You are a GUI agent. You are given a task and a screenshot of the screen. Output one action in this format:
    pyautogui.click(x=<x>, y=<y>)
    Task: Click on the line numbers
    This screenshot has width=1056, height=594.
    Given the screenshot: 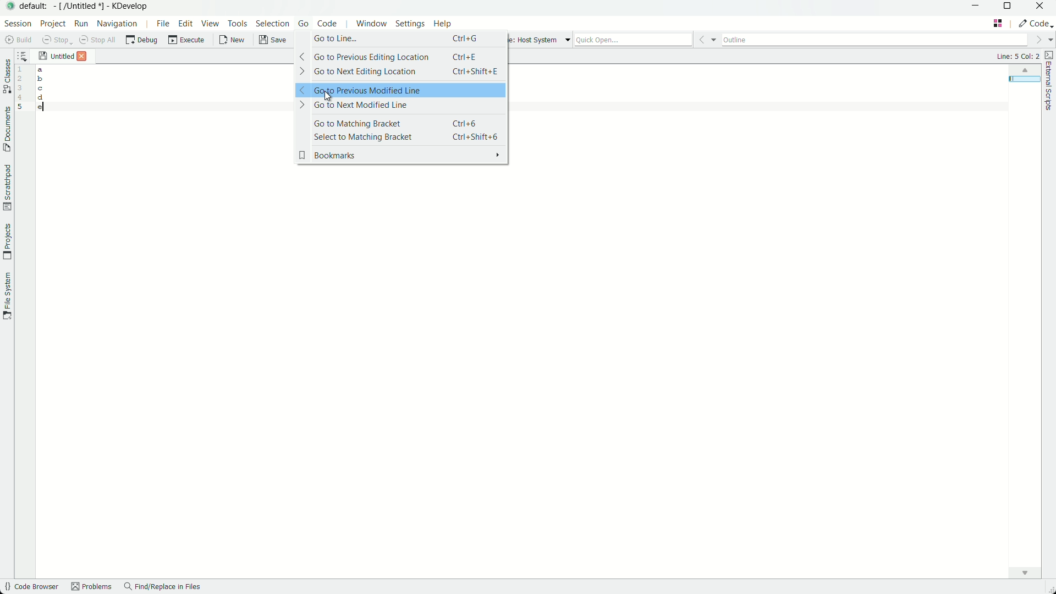 What is the action you would take?
    pyautogui.click(x=20, y=87)
    